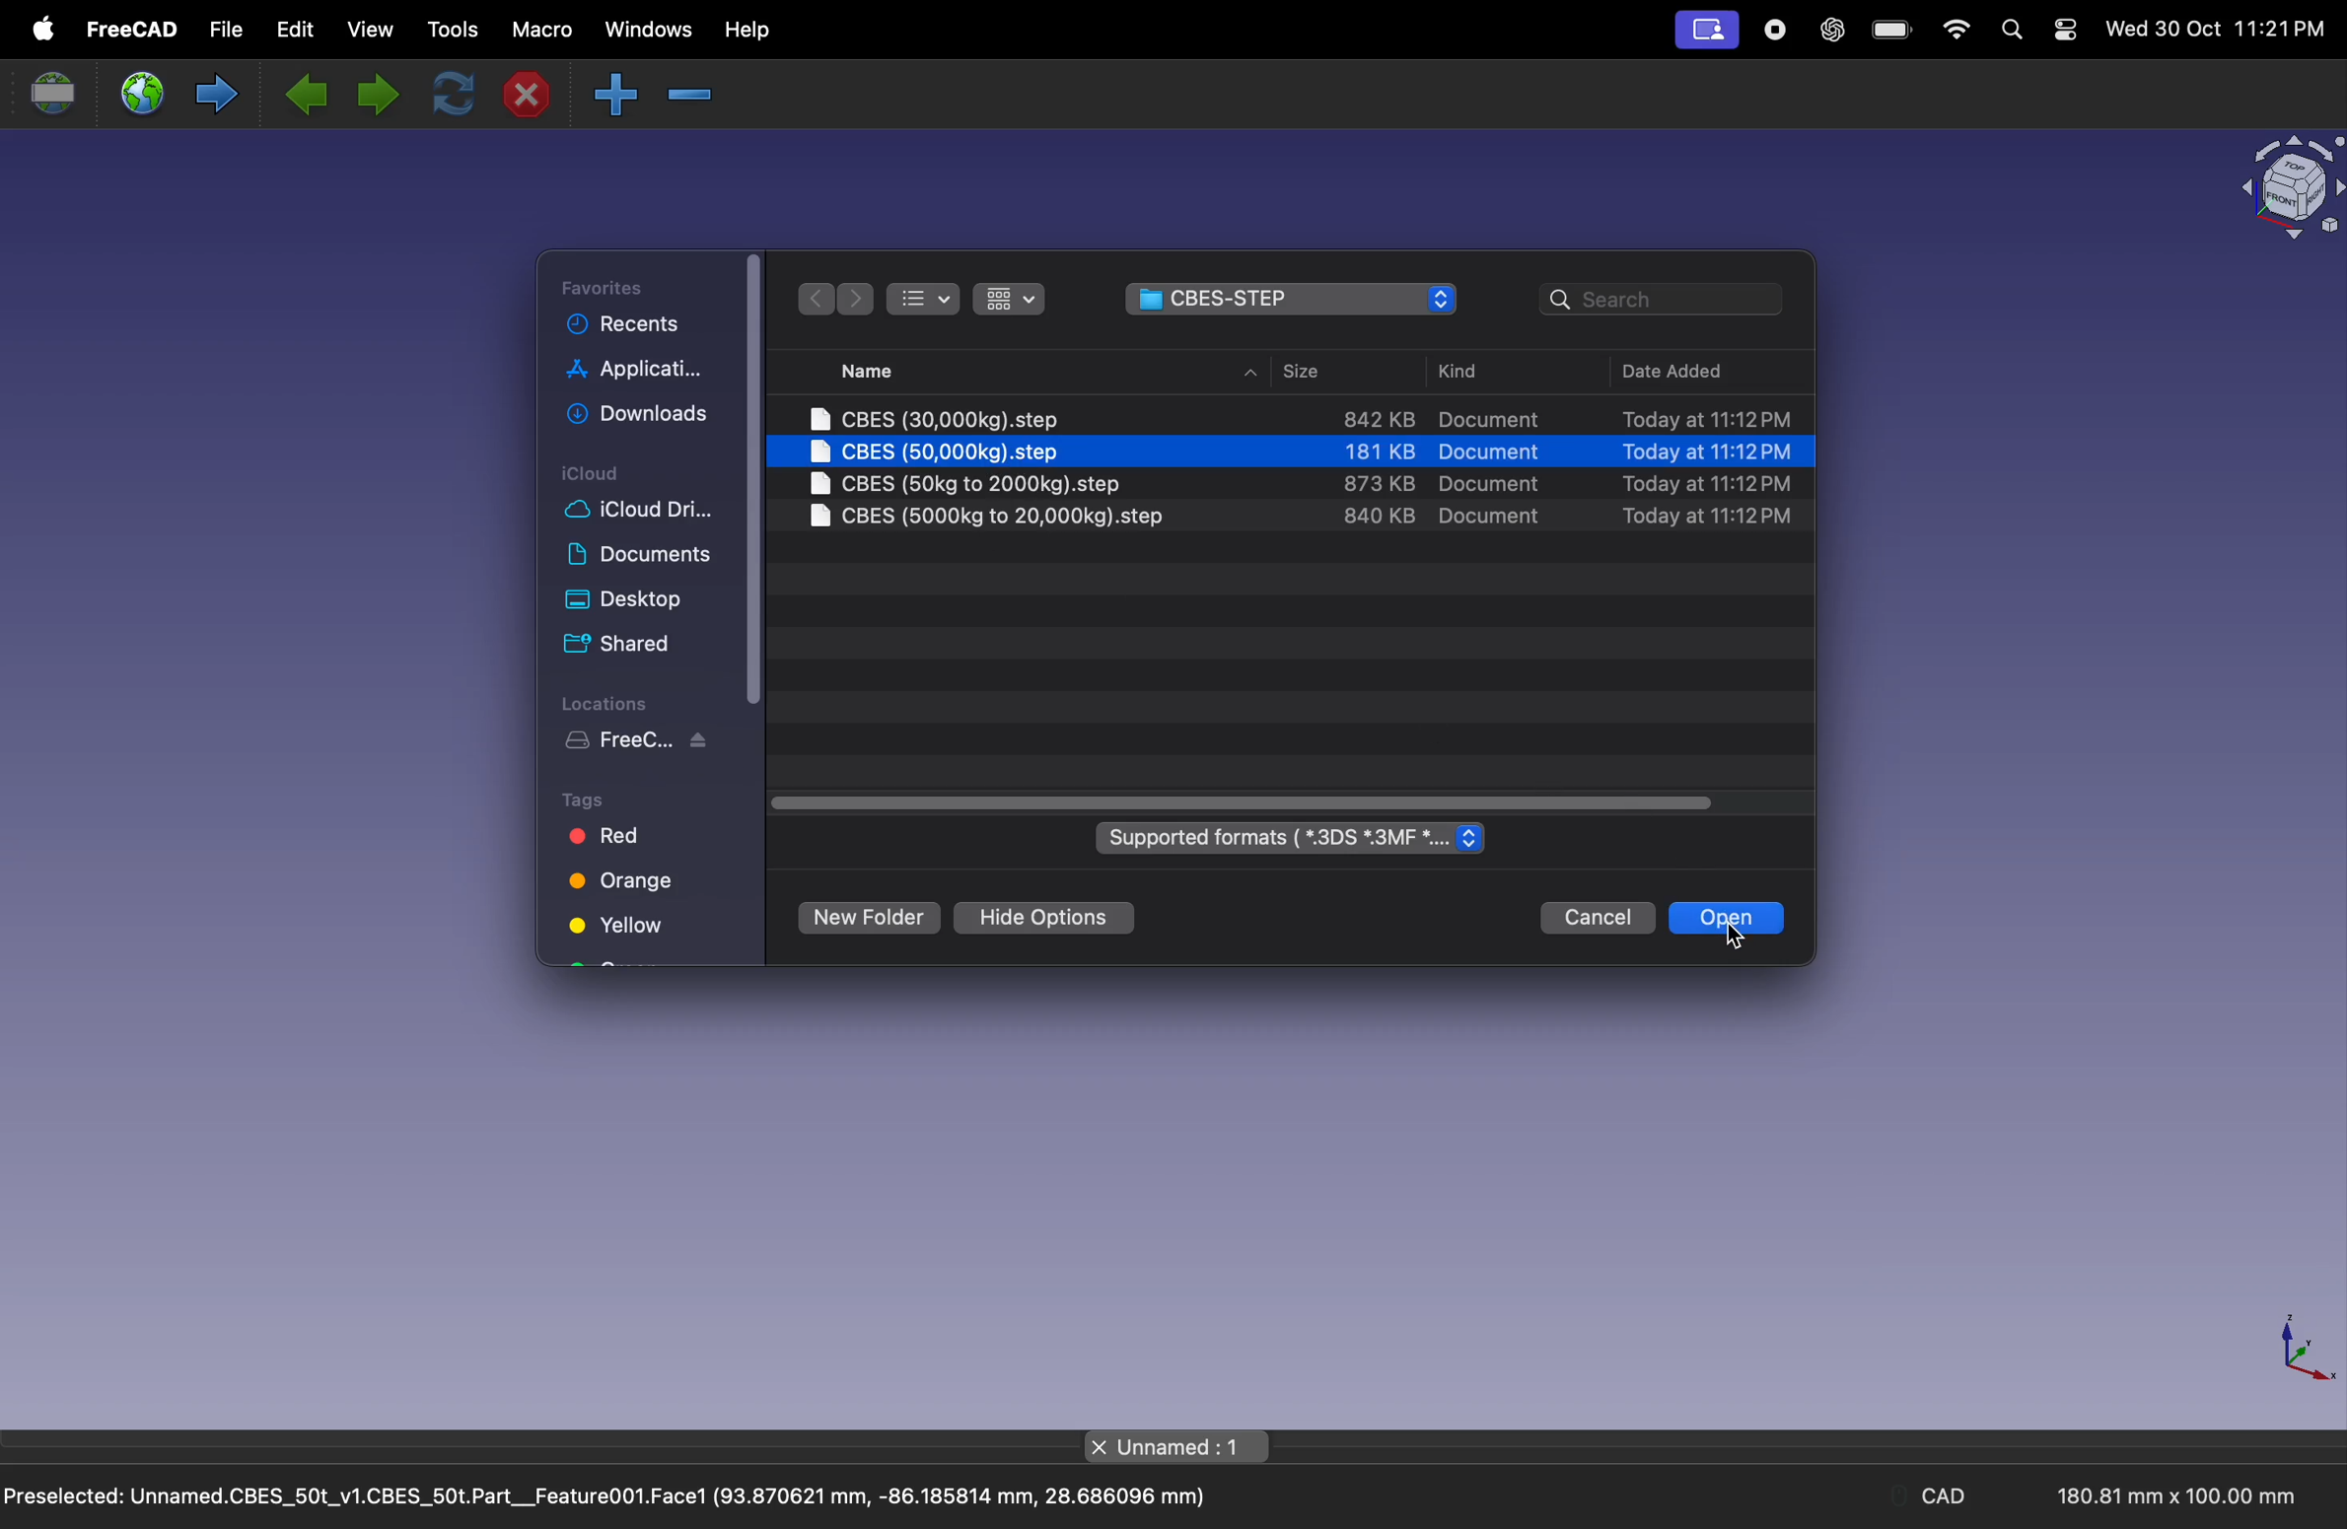 The image size is (2347, 1529). What do you see at coordinates (627, 601) in the screenshot?
I see `desktop` at bounding box center [627, 601].